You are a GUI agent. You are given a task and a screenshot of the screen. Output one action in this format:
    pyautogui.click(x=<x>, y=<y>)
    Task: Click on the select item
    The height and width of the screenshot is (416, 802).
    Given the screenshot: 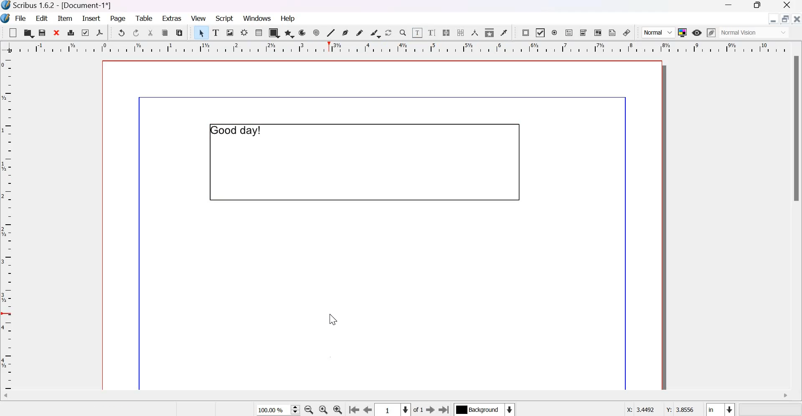 What is the action you would take?
    pyautogui.click(x=202, y=33)
    